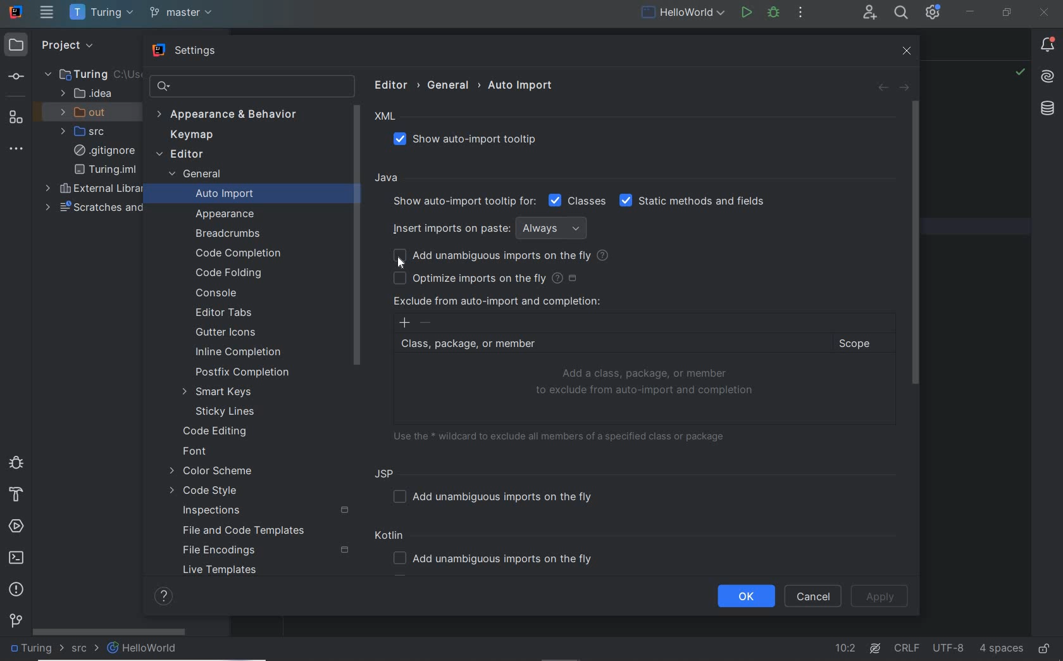  I want to click on GUTTER ICONS, so click(228, 333).